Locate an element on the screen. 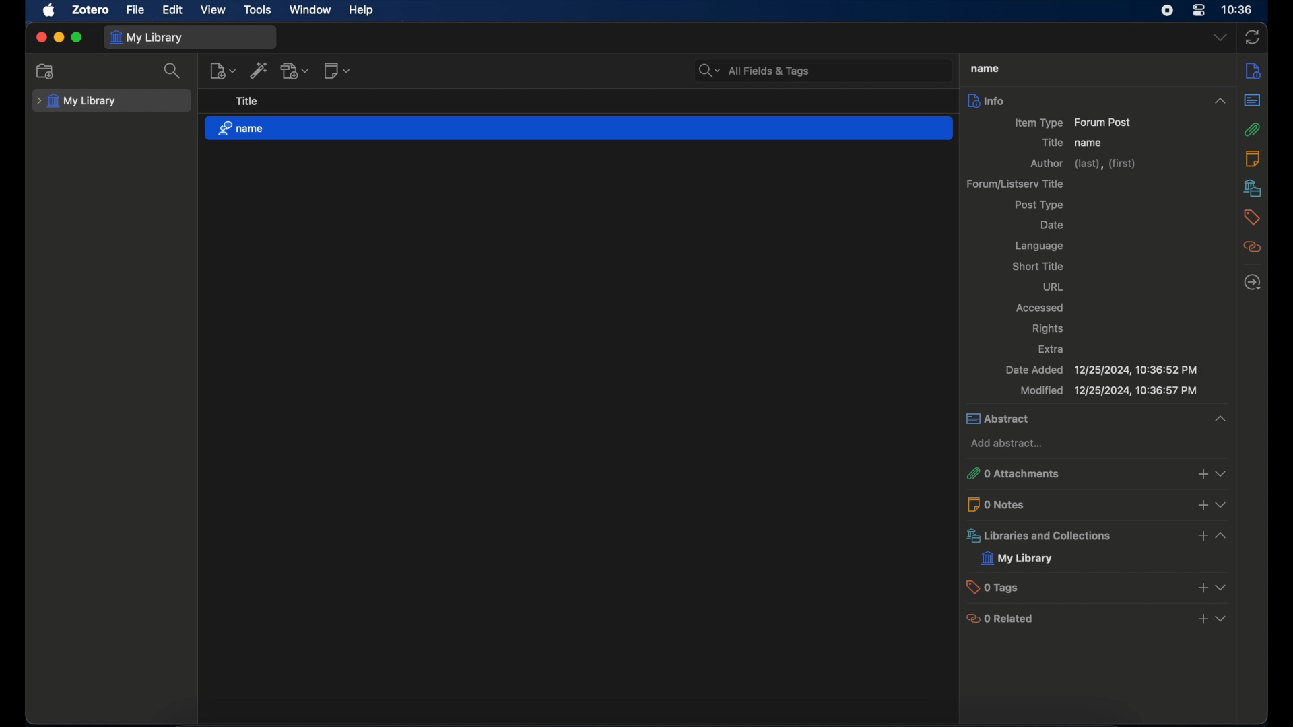  info is located at coordinates (1096, 100).